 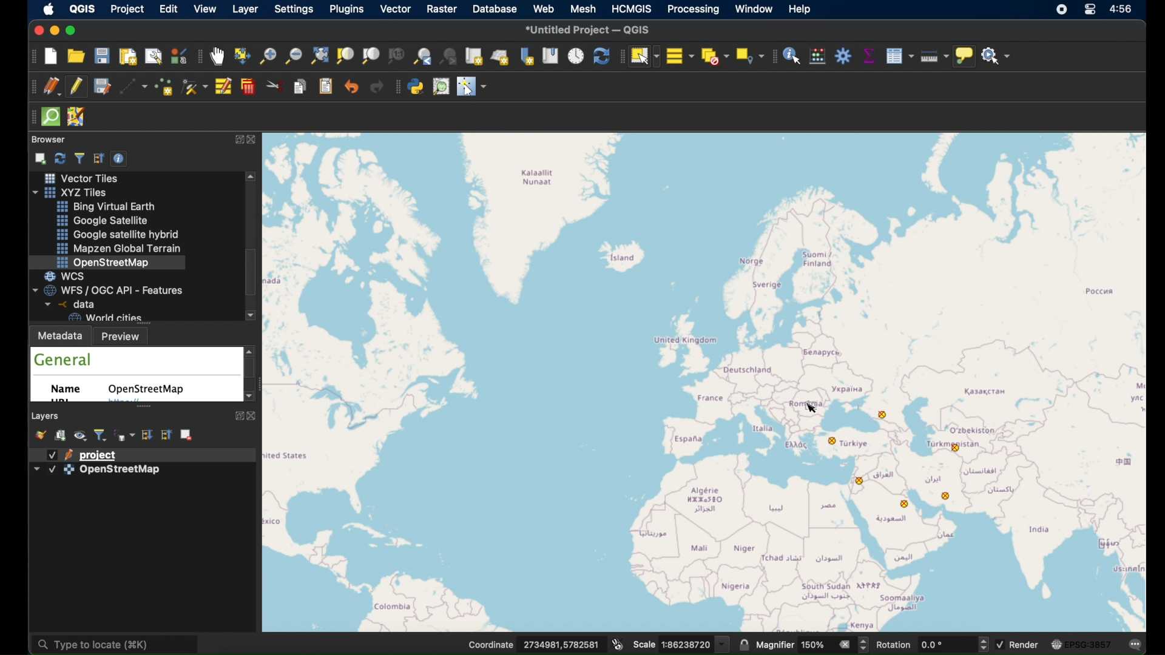 What do you see at coordinates (64, 360) in the screenshot?
I see `general` at bounding box center [64, 360].